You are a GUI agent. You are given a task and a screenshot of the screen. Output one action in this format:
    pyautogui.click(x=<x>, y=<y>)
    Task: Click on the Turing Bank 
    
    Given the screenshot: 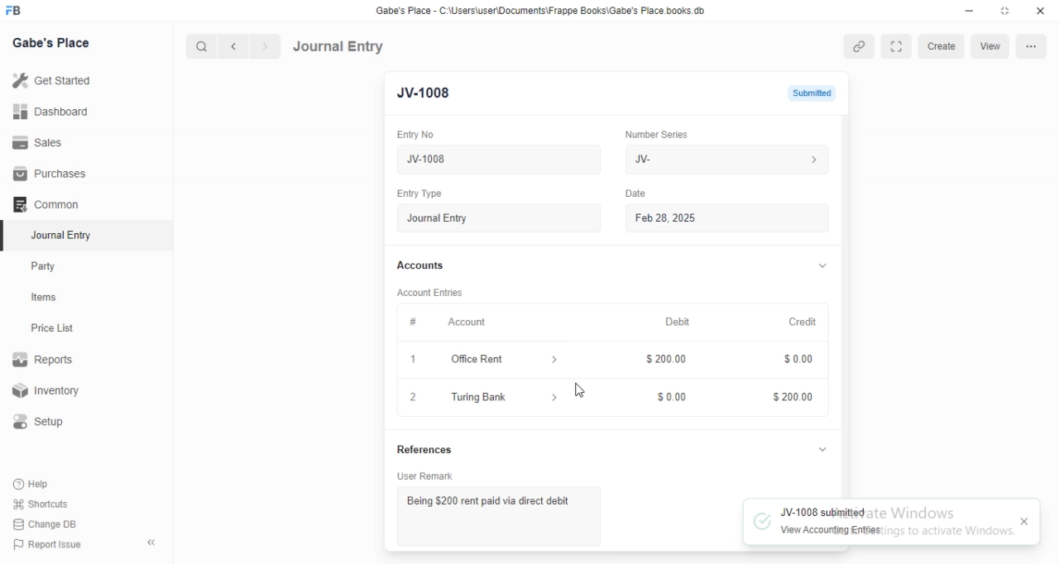 What is the action you would take?
    pyautogui.click(x=499, y=398)
    